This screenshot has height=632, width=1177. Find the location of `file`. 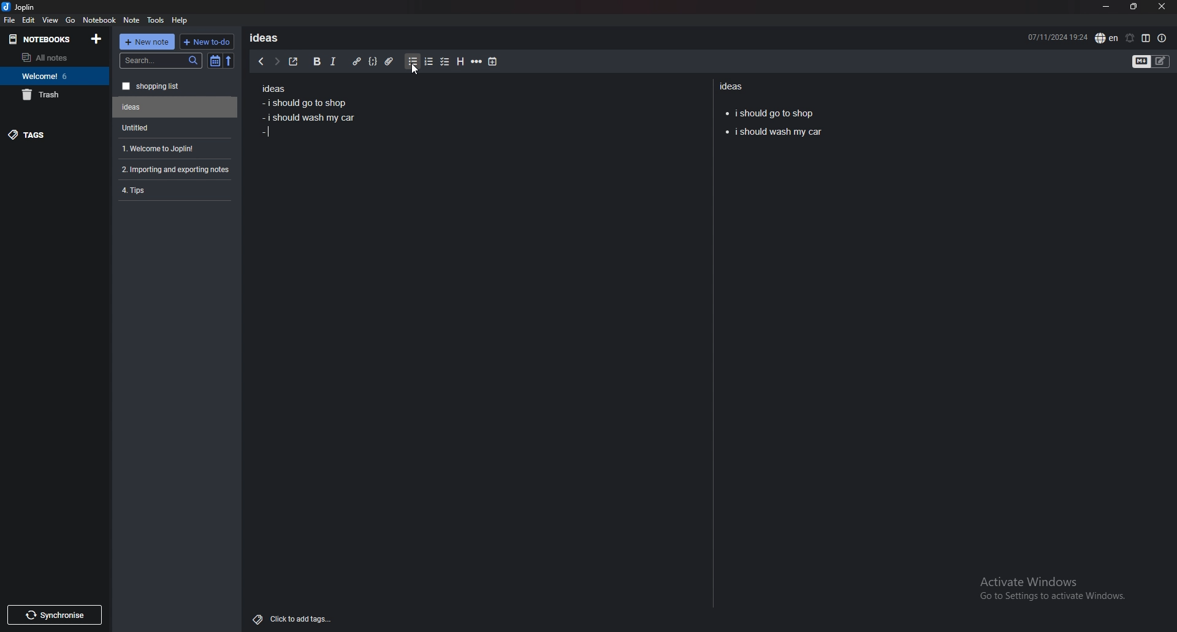

file is located at coordinates (9, 20).